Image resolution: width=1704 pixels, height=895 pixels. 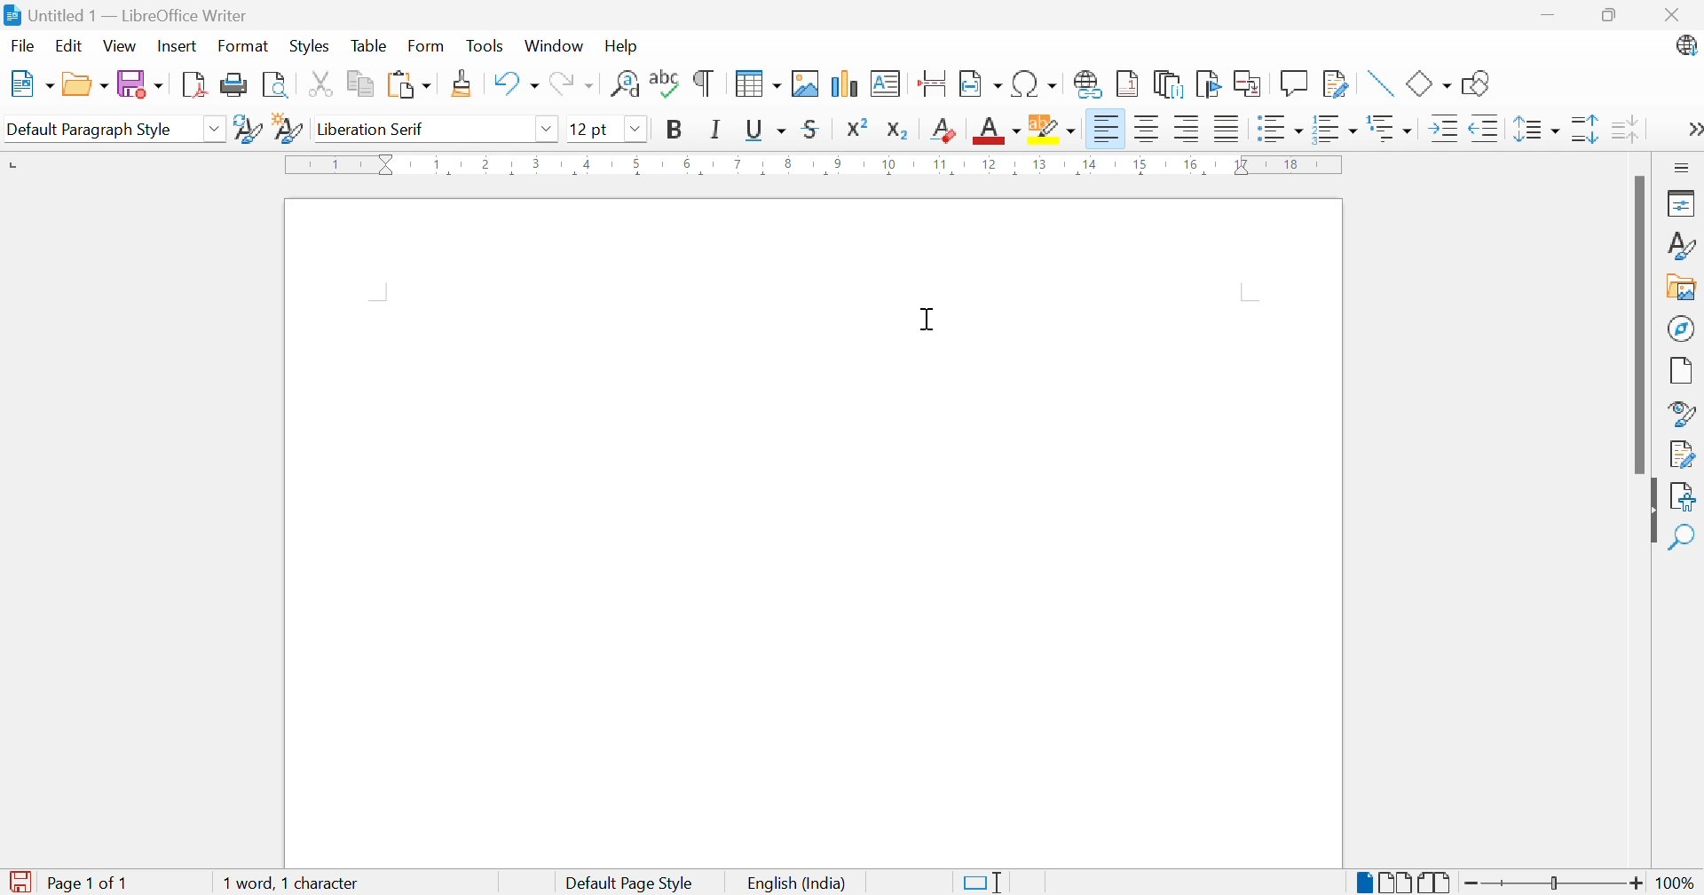 I want to click on Align Center, so click(x=1146, y=129).